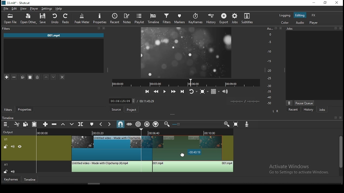 This screenshot has height=193, width=344. What do you see at coordinates (81, 125) in the screenshot?
I see `split at playhead` at bounding box center [81, 125].